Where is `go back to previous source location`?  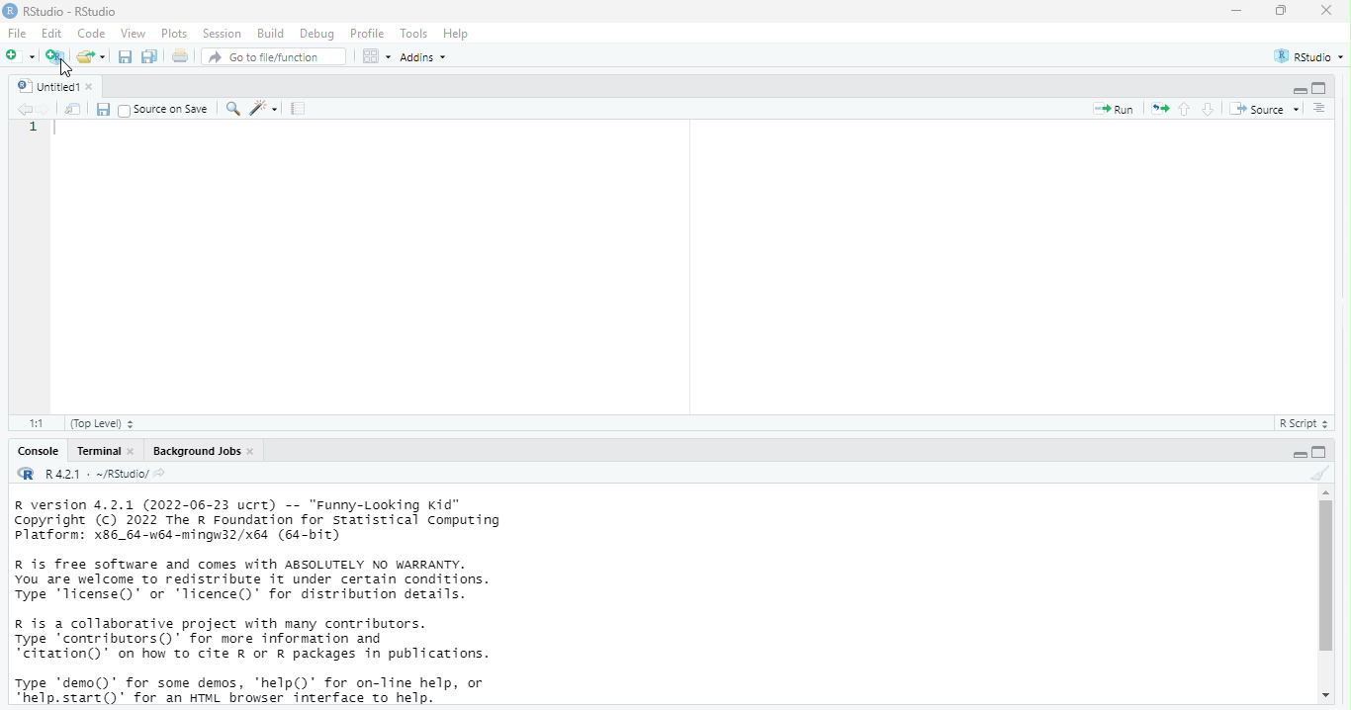 go back to previous source location is located at coordinates (18, 108).